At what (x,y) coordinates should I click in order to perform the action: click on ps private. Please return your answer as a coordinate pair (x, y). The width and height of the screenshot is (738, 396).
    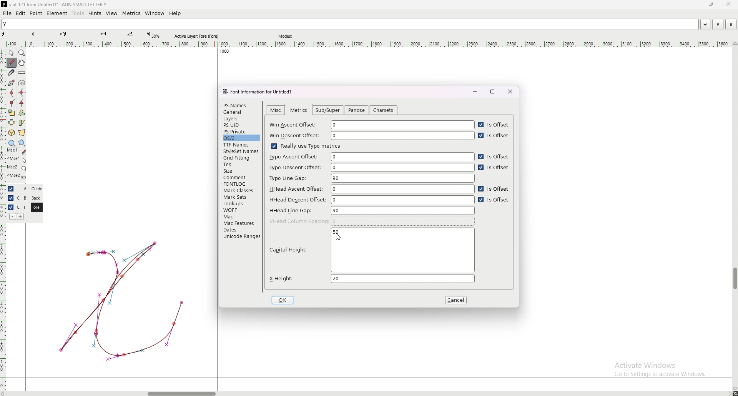
    Looking at the image, I should click on (241, 131).